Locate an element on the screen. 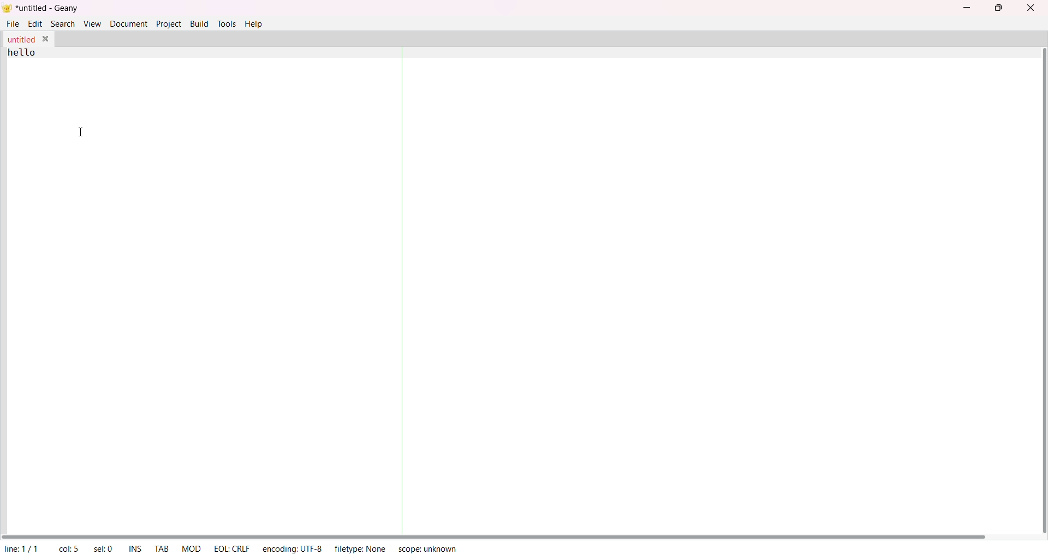  MOD is located at coordinates (193, 548).